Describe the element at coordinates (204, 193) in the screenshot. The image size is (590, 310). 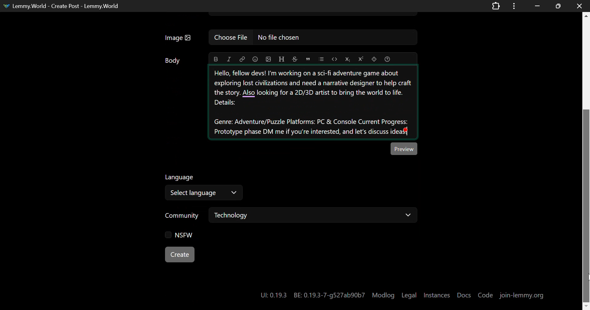
I see `Select Language` at that location.